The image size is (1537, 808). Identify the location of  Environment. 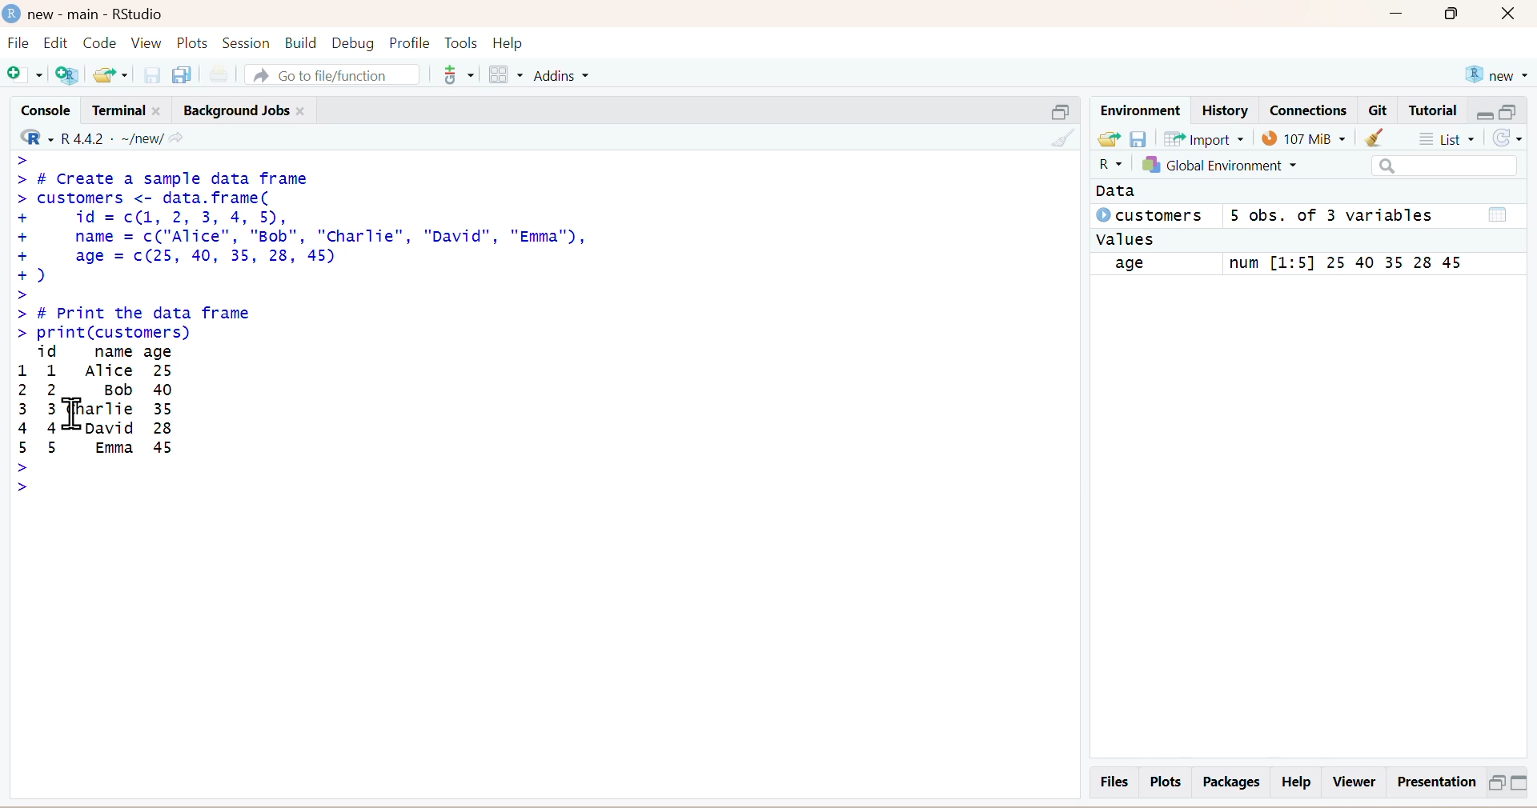
(1139, 109).